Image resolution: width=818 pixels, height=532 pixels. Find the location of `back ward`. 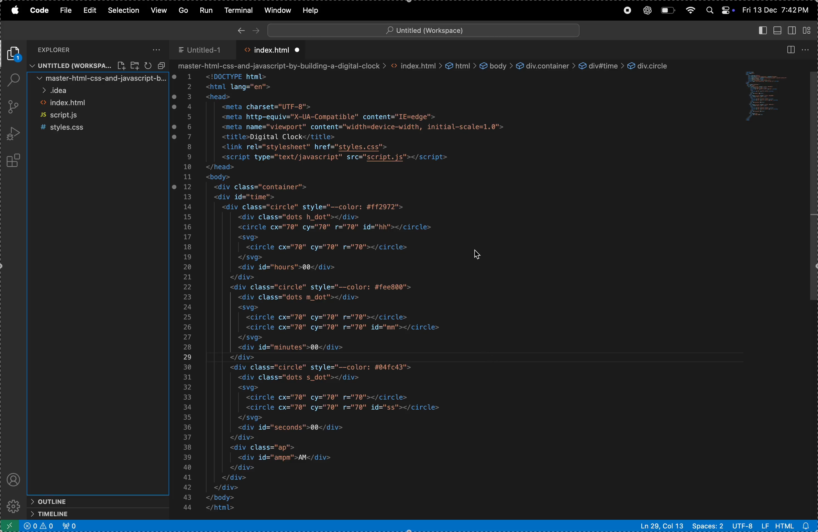

back ward is located at coordinates (241, 29).